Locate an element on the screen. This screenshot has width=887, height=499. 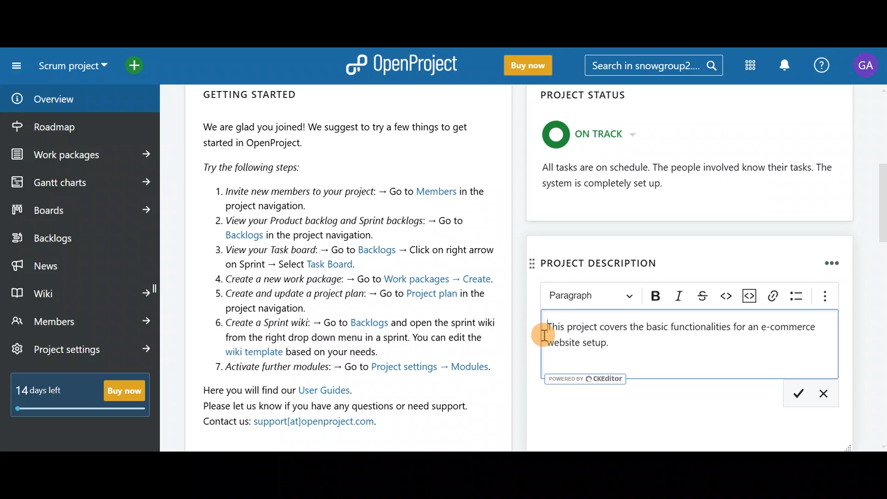
Description: Cancel is located at coordinates (826, 394).